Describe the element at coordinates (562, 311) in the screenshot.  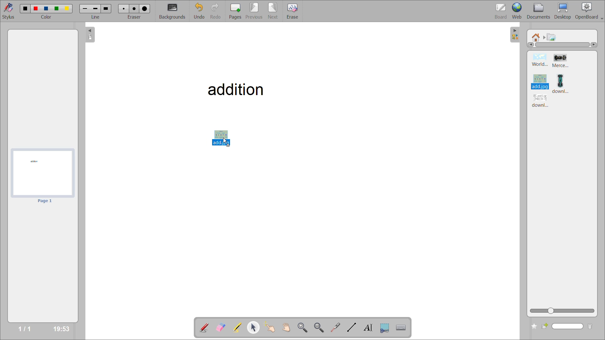
I see `zoom slider` at that location.